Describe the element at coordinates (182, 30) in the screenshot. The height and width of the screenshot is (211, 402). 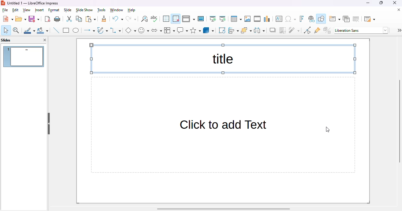
I see `callout shapes` at that location.